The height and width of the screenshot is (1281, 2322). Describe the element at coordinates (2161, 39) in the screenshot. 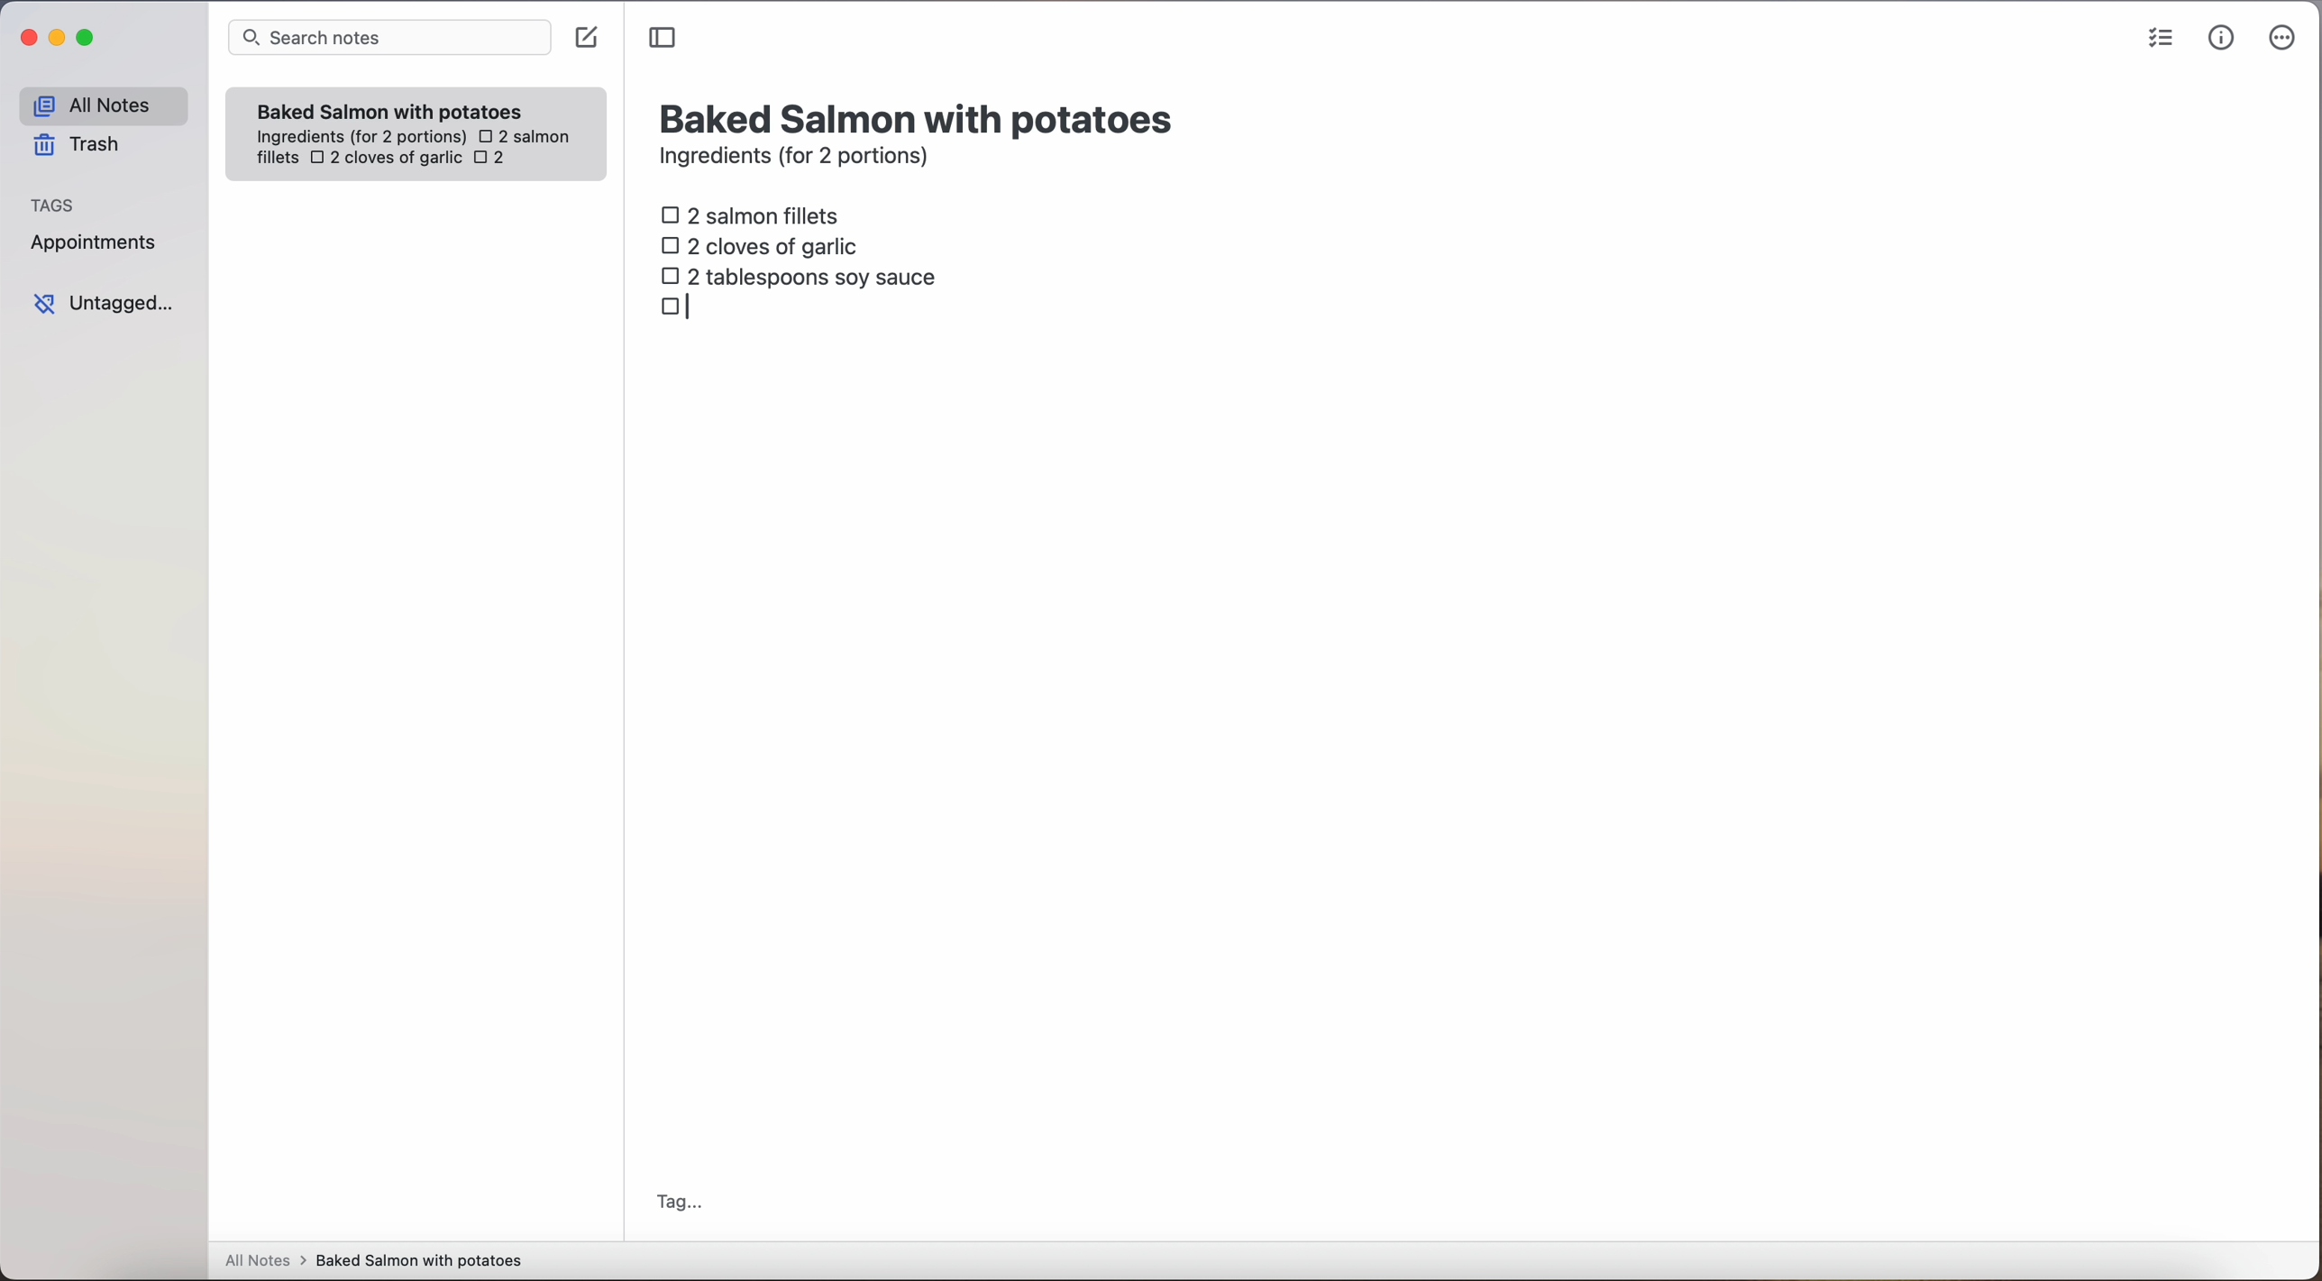

I see `check list` at that location.